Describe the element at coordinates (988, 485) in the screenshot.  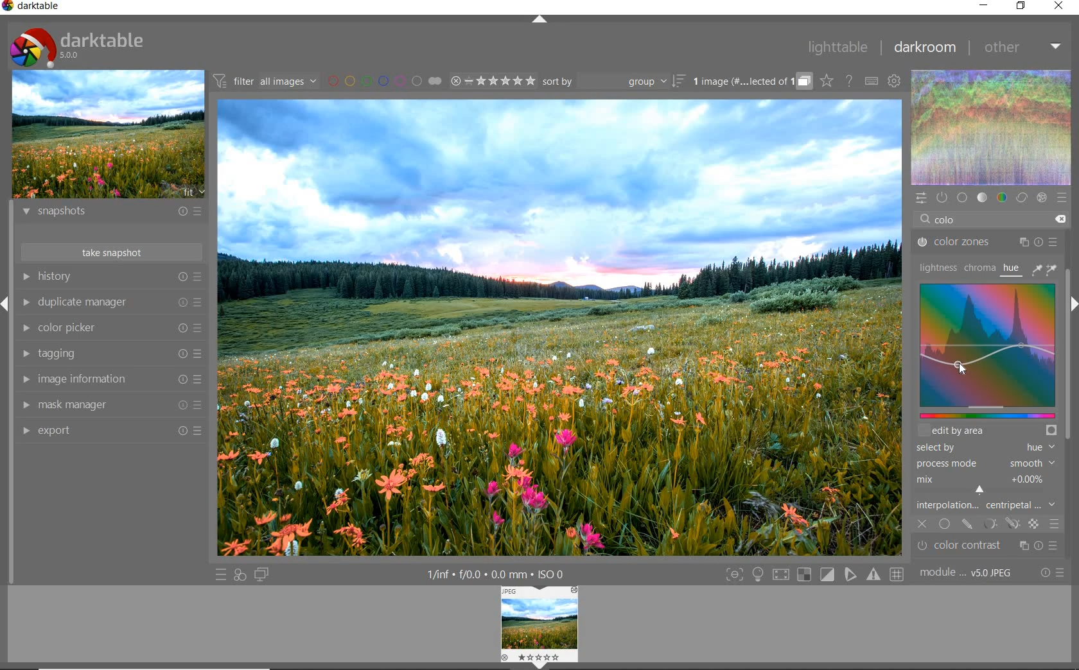
I see `mix` at that location.